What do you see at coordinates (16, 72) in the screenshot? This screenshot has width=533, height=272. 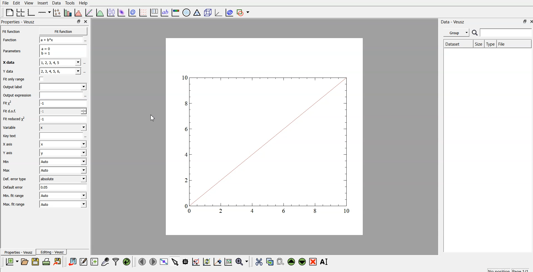 I see `Y data` at bounding box center [16, 72].